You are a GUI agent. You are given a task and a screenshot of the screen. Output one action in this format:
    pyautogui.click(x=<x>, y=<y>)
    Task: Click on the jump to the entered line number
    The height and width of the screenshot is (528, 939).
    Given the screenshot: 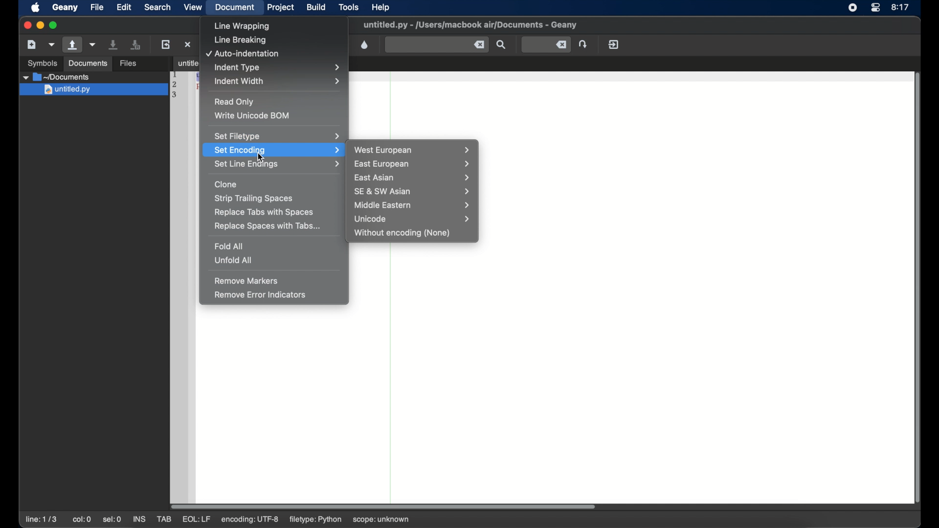 What is the action you would take?
    pyautogui.click(x=583, y=44)
    